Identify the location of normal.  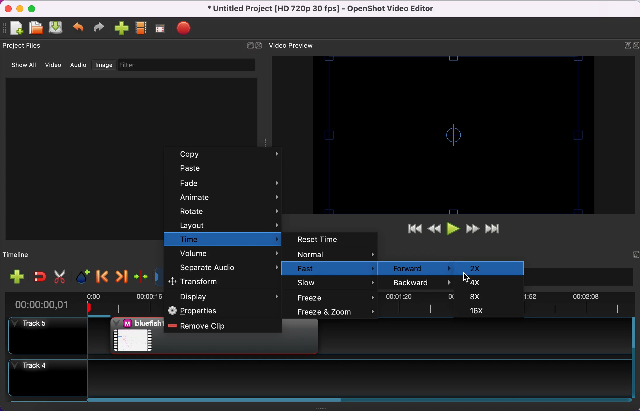
(335, 255).